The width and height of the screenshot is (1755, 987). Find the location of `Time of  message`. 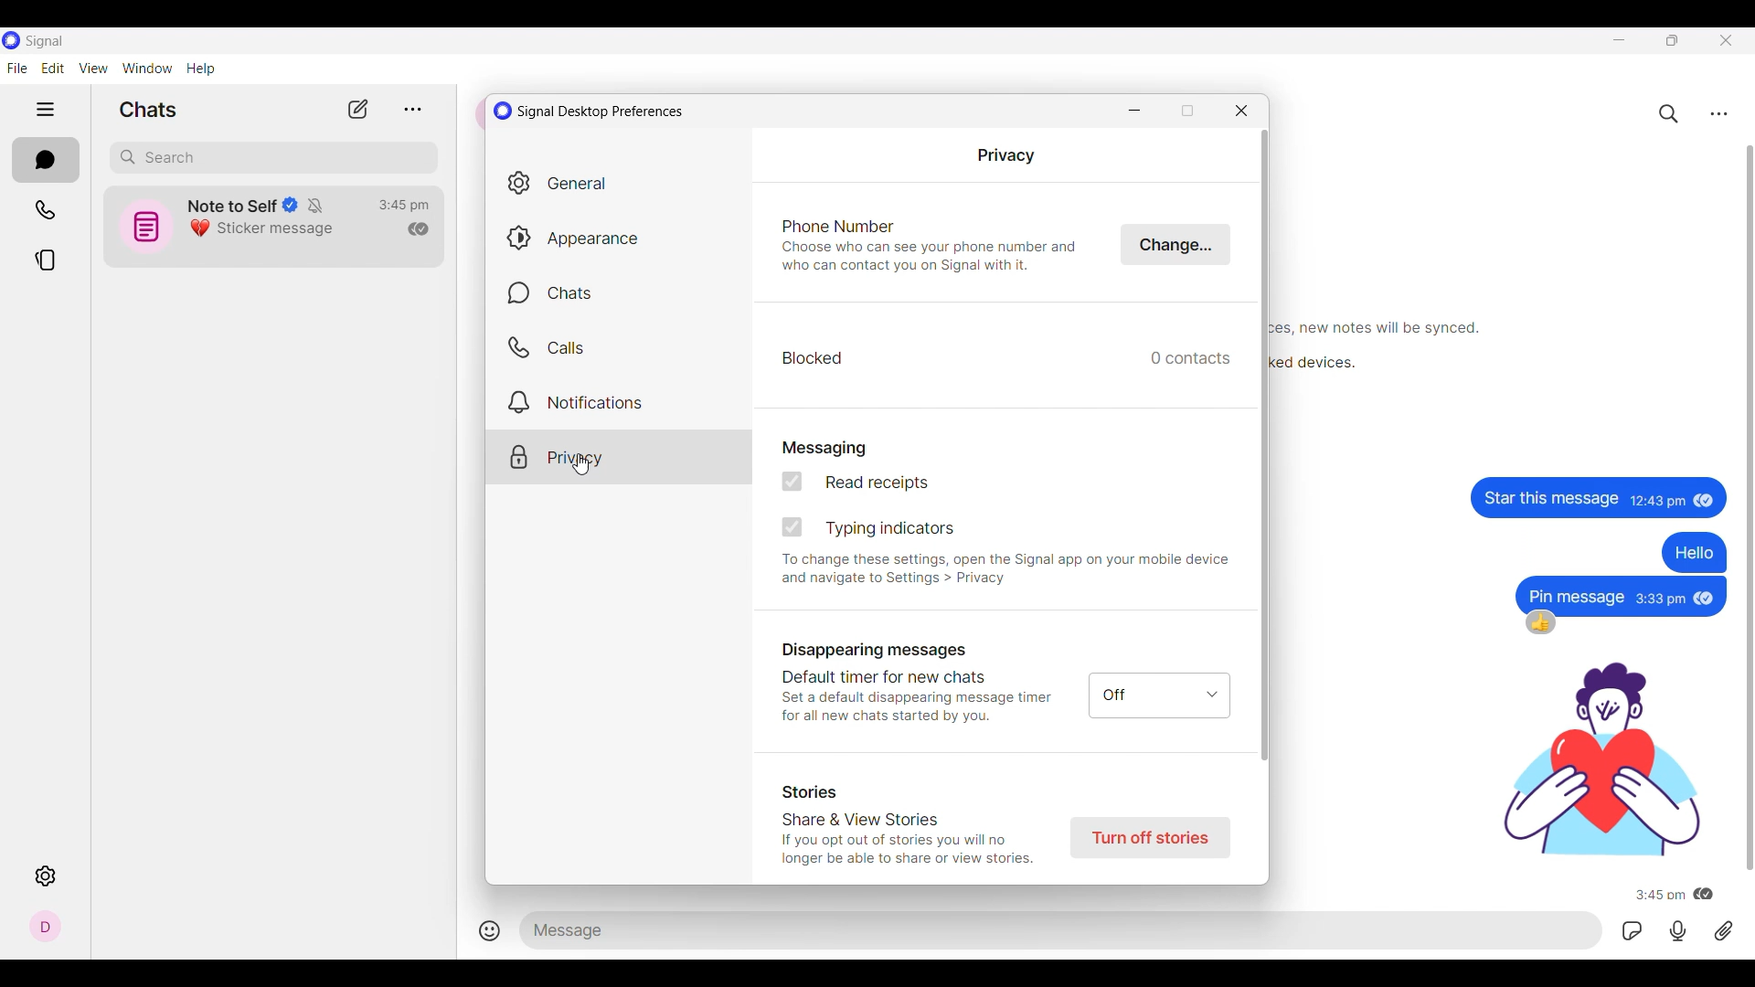

Time of  message is located at coordinates (1659, 895).